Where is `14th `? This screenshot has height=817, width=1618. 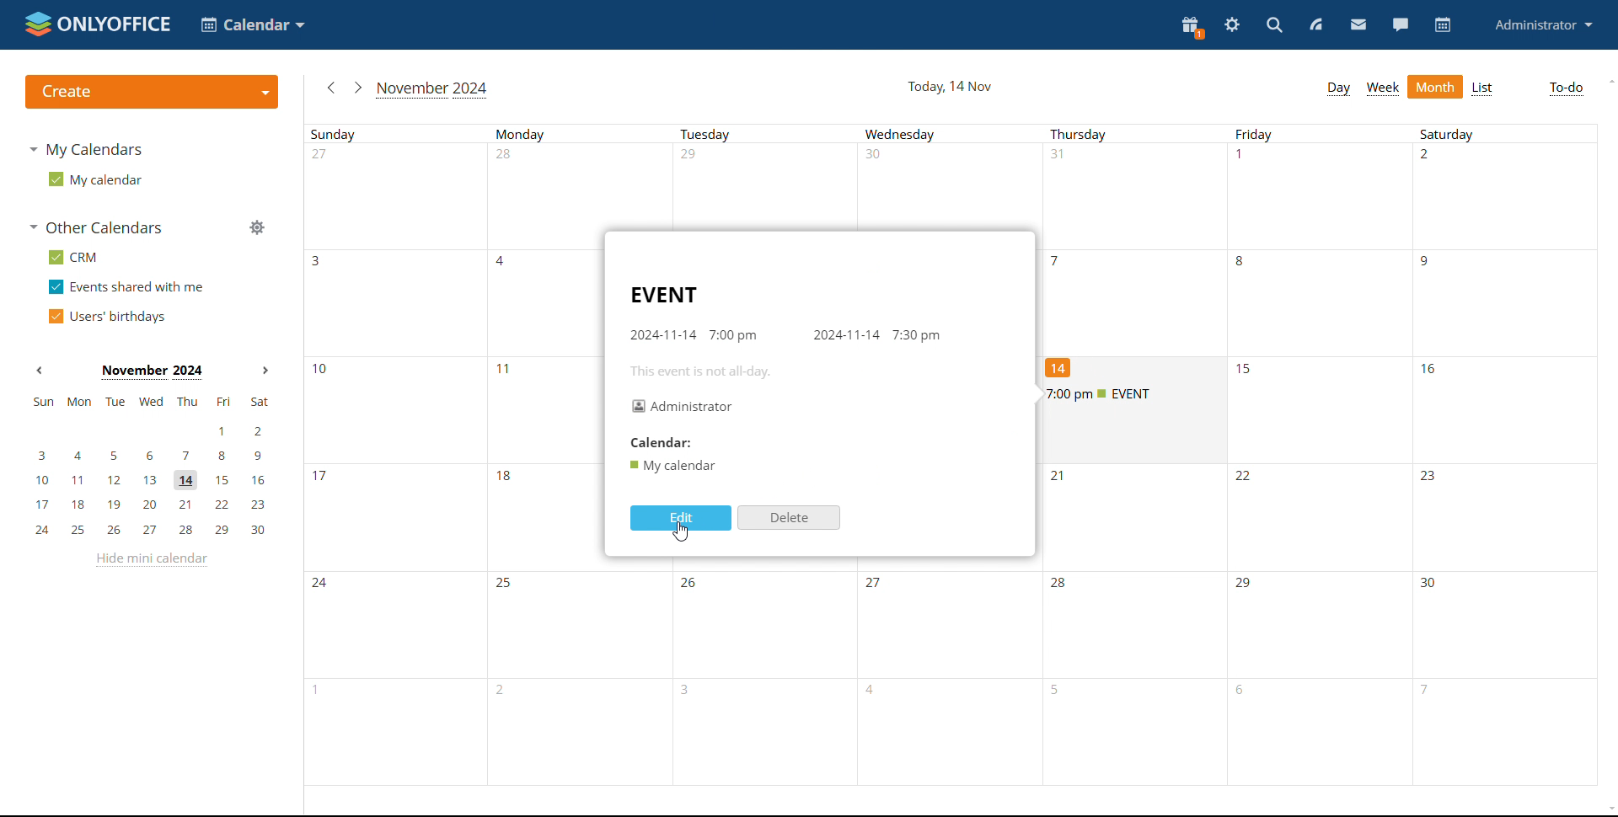
14th  is located at coordinates (1063, 367).